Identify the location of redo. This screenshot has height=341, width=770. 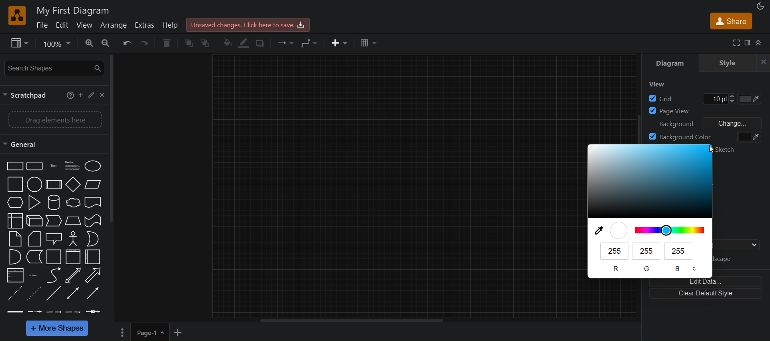
(146, 43).